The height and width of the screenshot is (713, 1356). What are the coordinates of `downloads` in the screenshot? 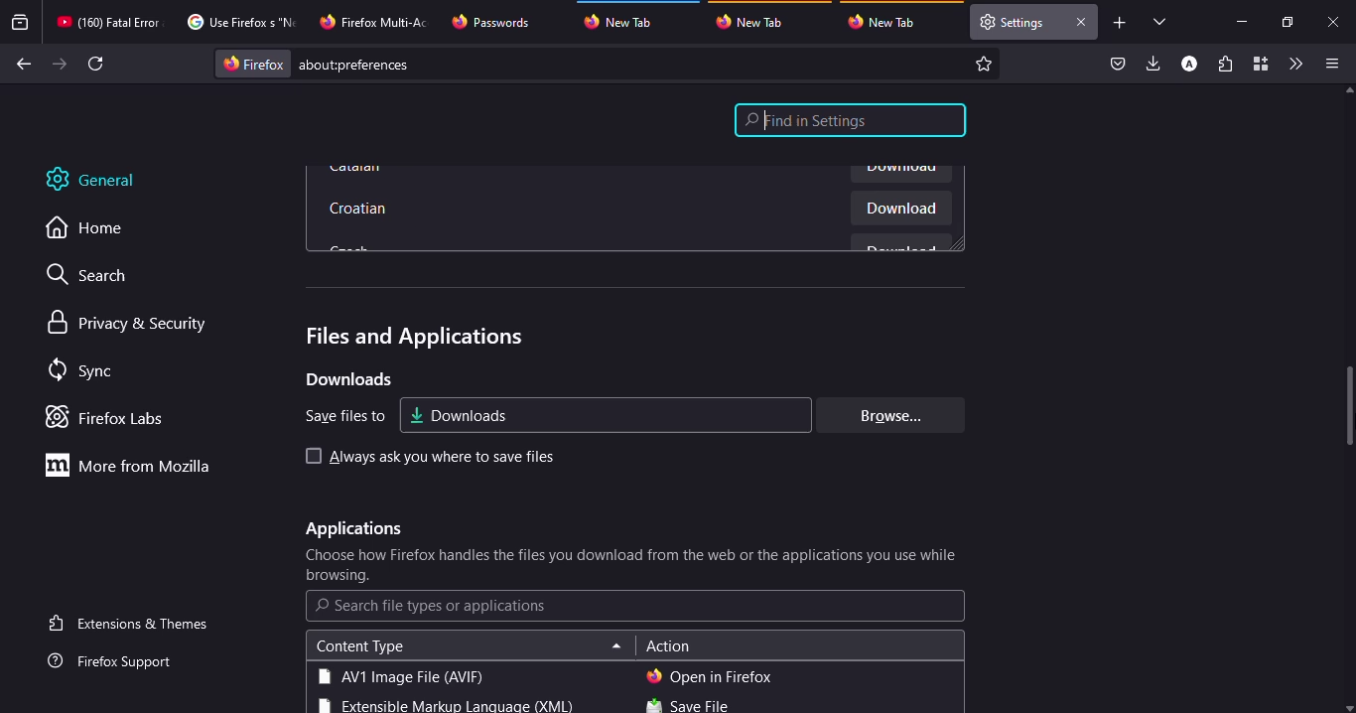 It's located at (461, 414).